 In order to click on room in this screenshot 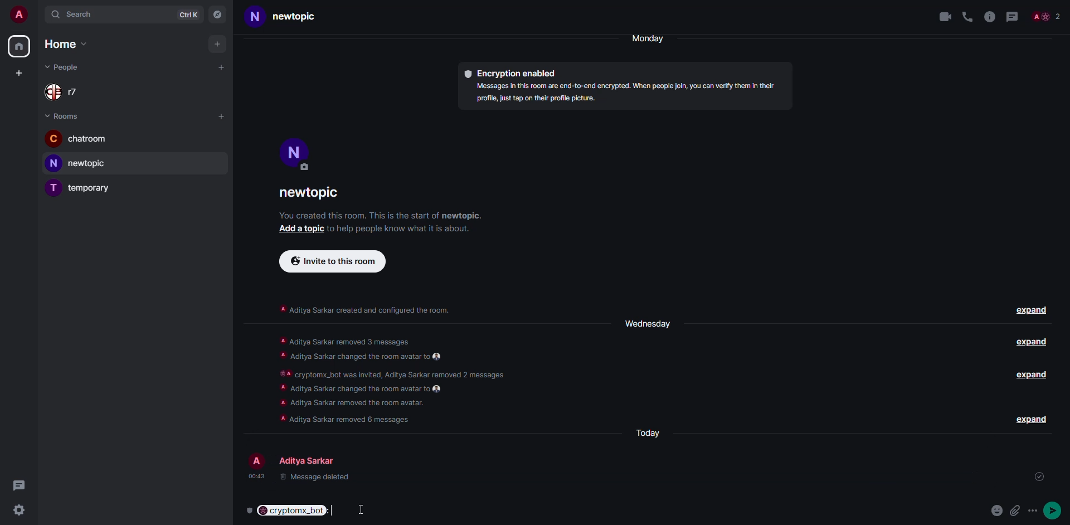, I will do `click(77, 138)`.